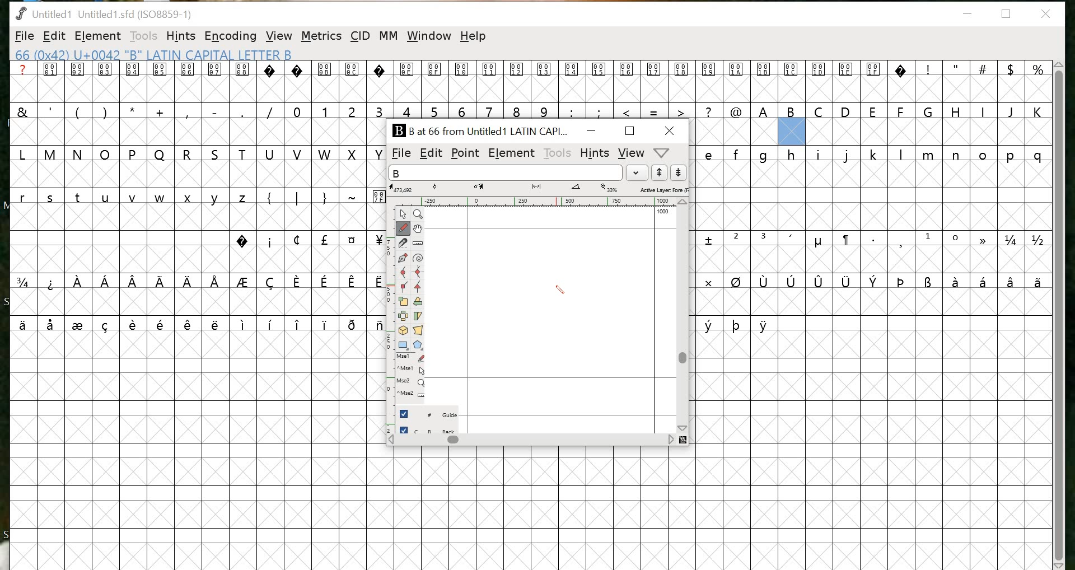 Image resolution: width=1075 pixels, height=570 pixels. Describe the element at coordinates (592, 130) in the screenshot. I see `MINIMIZE` at that location.